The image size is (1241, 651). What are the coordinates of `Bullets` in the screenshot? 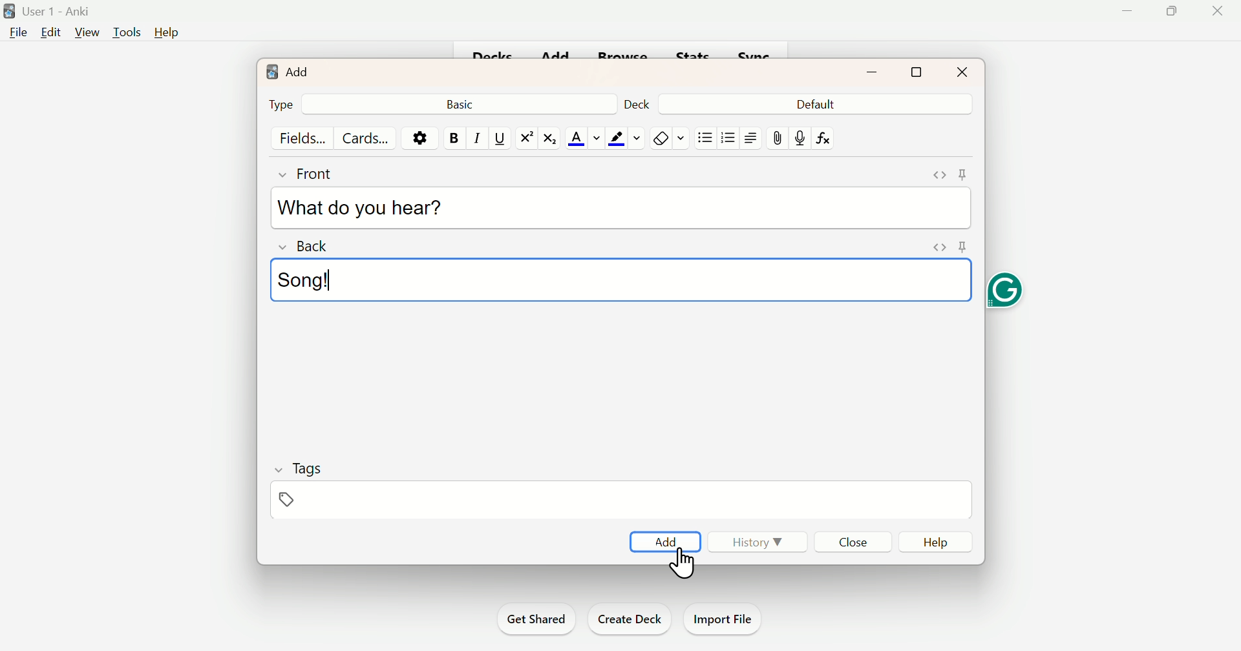 It's located at (706, 137).